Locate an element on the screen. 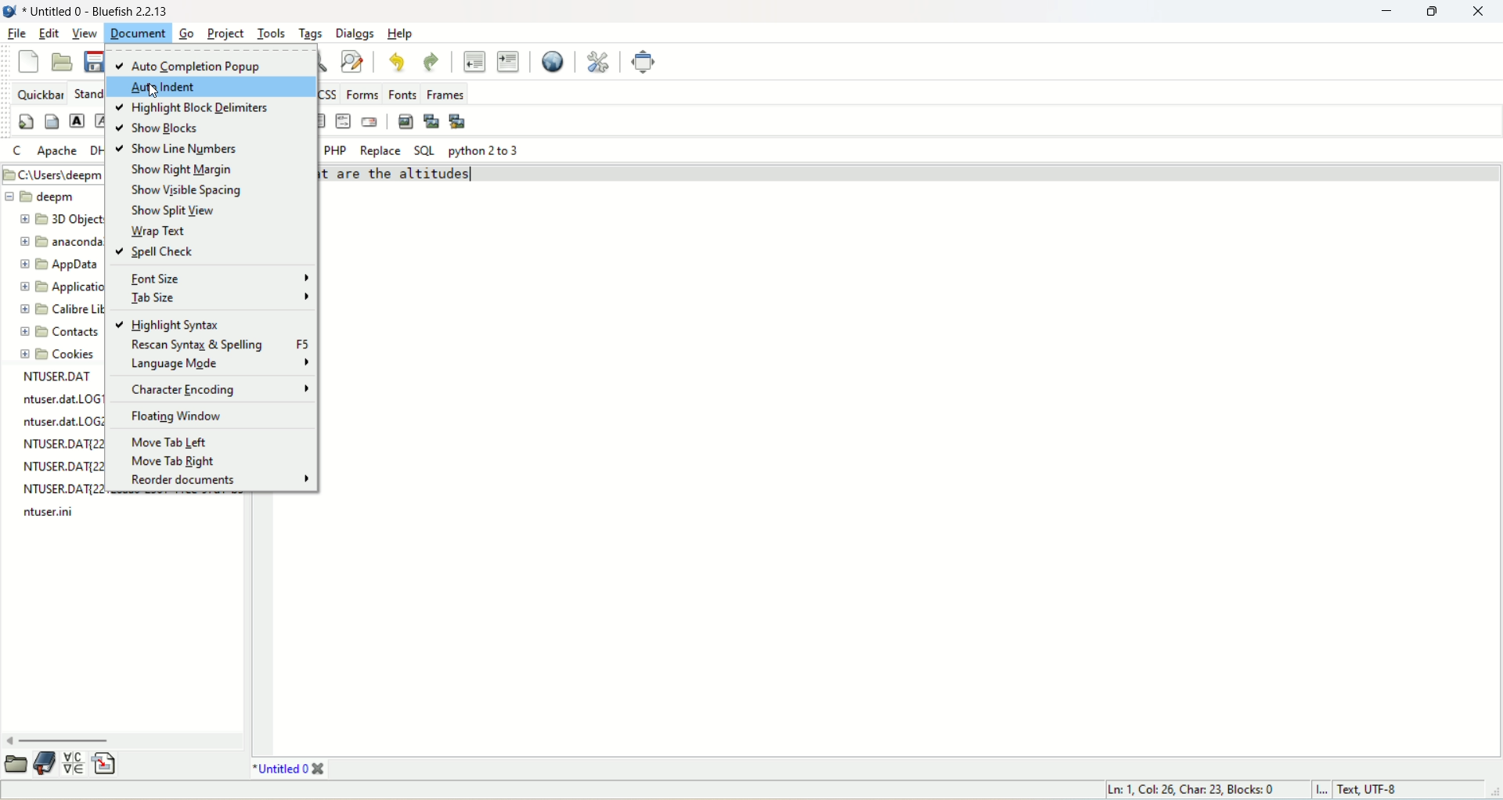  location is located at coordinates (52, 174).